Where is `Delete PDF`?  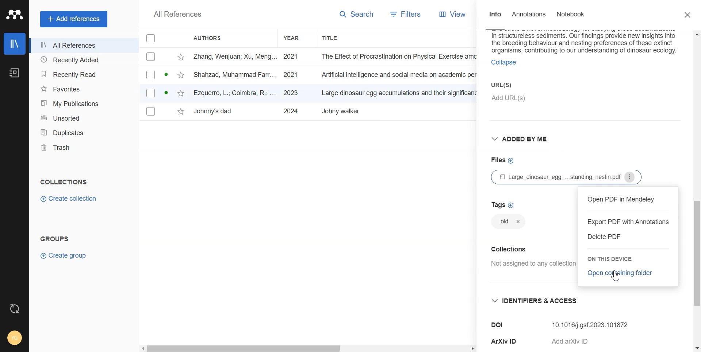 Delete PDF is located at coordinates (606, 236).